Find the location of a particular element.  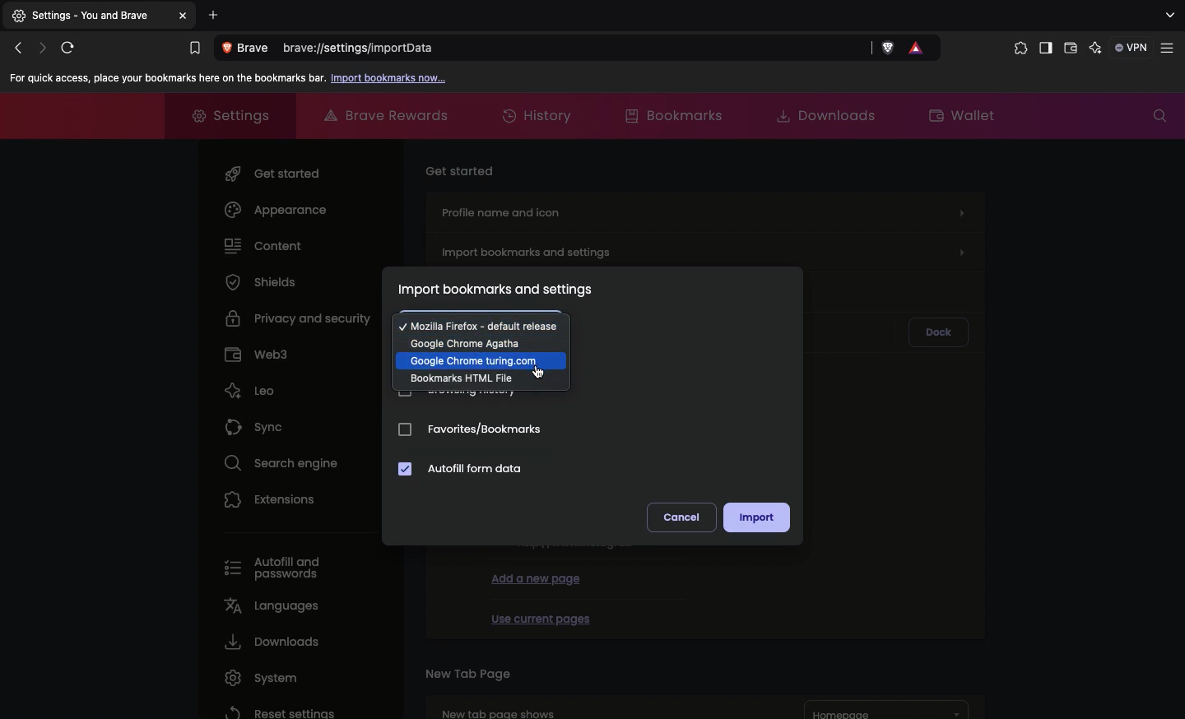

 is located at coordinates (185, 16).